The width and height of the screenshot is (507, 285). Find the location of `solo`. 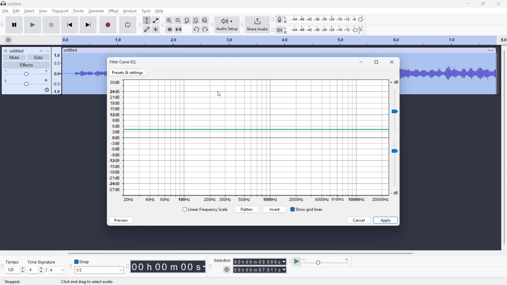

solo is located at coordinates (39, 57).